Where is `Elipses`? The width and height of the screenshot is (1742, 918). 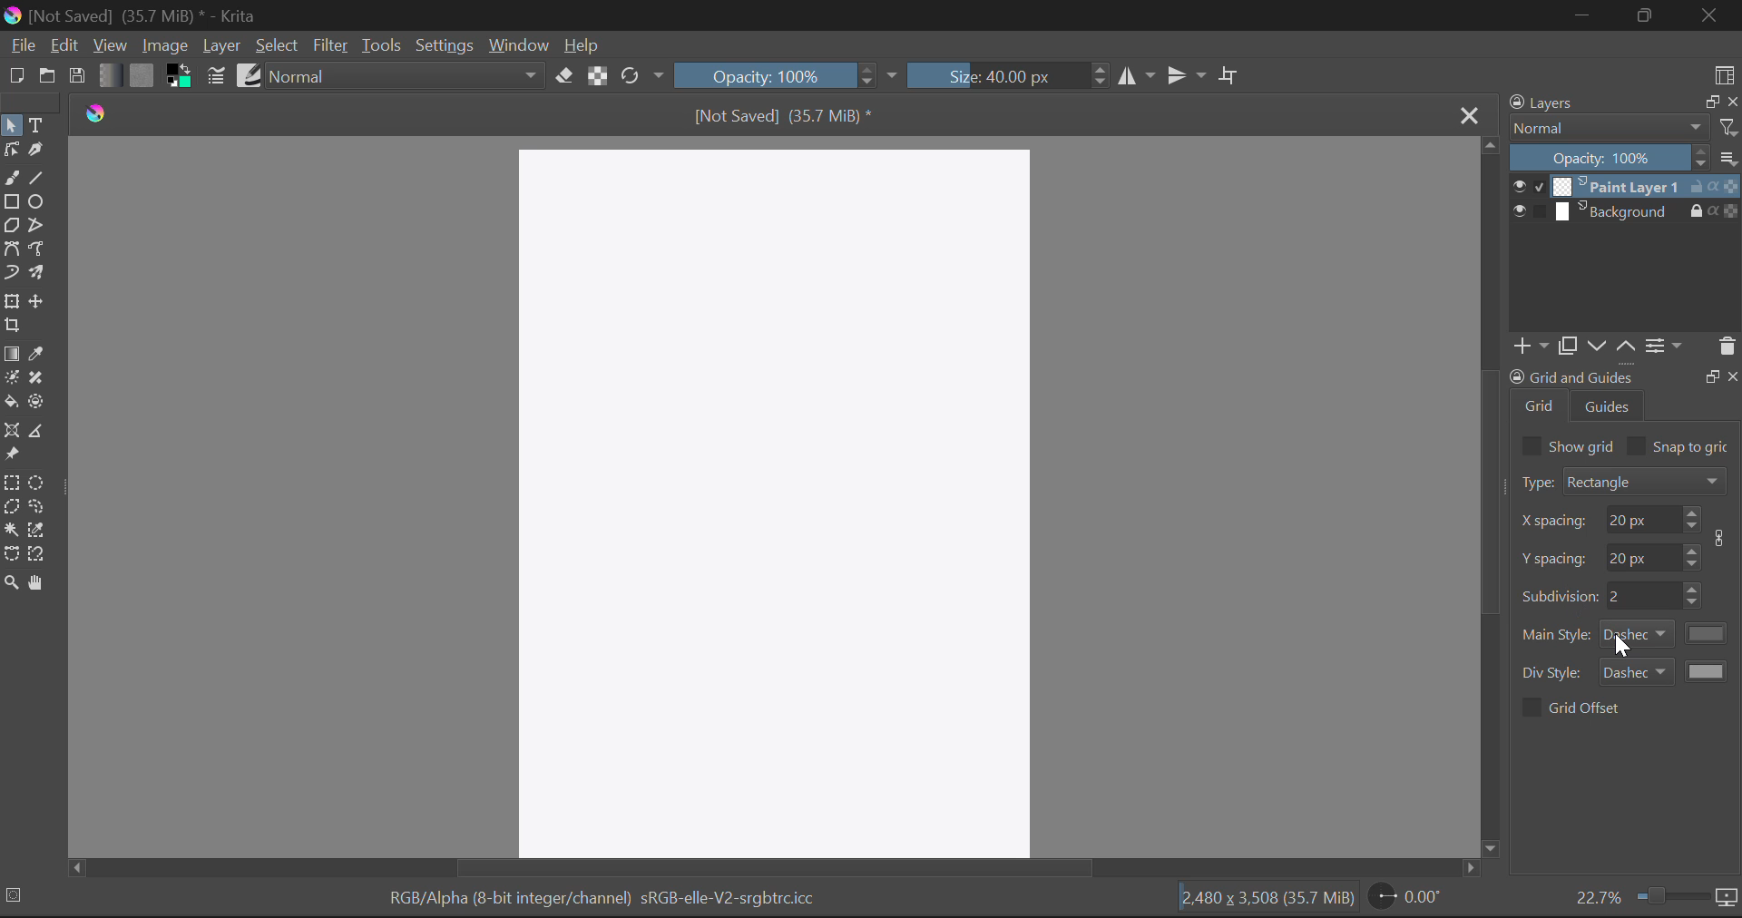
Elipses is located at coordinates (37, 201).